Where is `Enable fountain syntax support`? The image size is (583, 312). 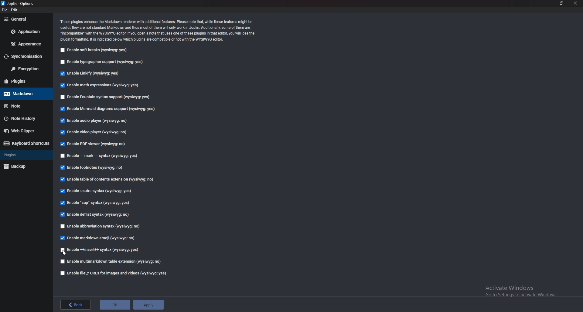
Enable fountain syntax support is located at coordinates (106, 98).